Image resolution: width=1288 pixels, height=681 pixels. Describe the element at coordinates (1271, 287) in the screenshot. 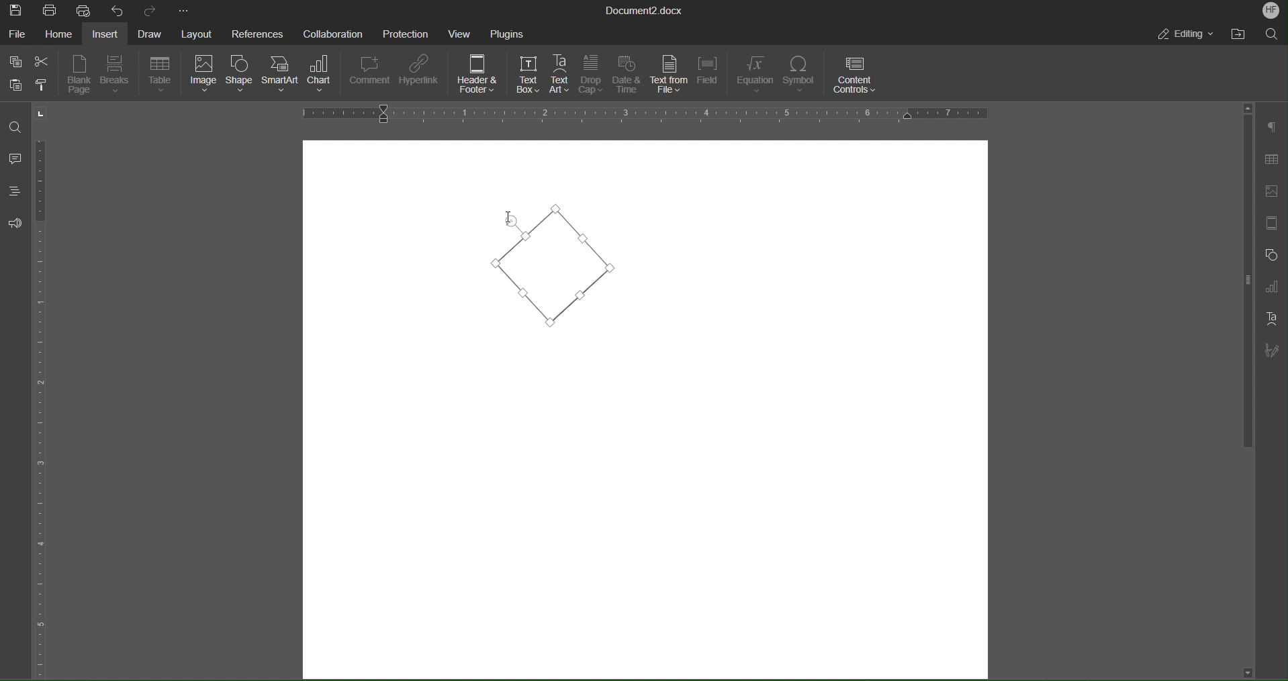

I see `Graph` at that location.